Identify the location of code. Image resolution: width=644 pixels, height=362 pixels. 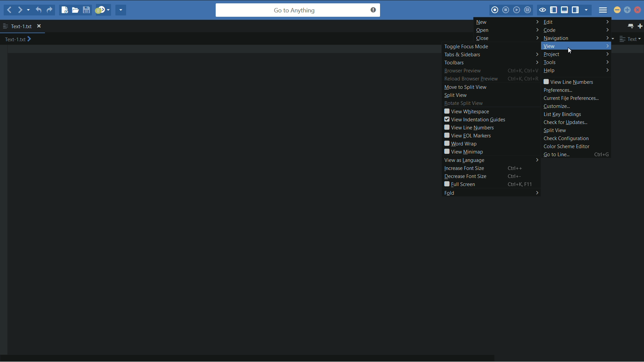
(577, 30).